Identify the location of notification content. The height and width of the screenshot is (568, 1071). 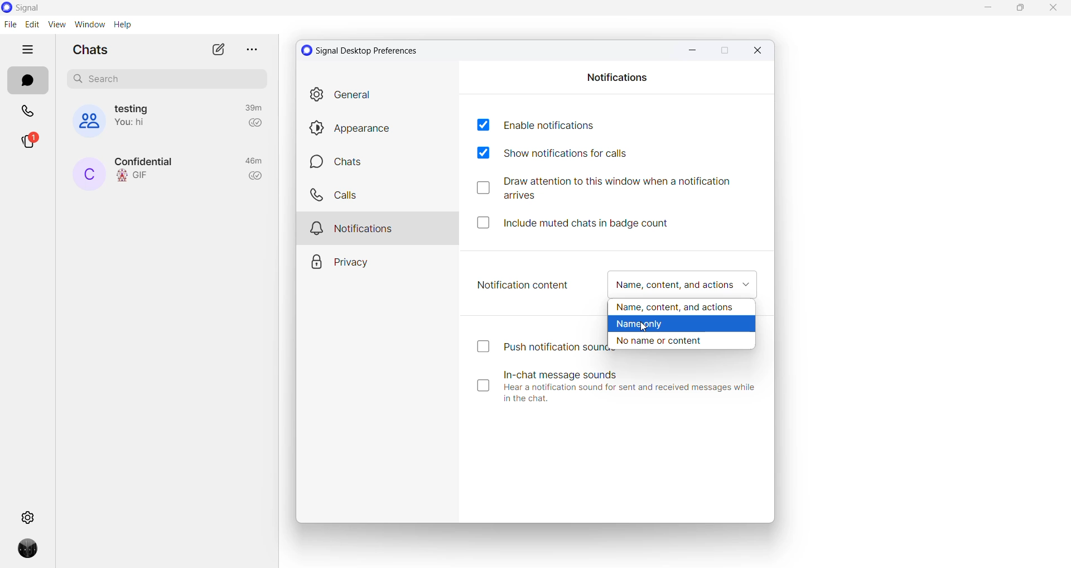
(524, 285).